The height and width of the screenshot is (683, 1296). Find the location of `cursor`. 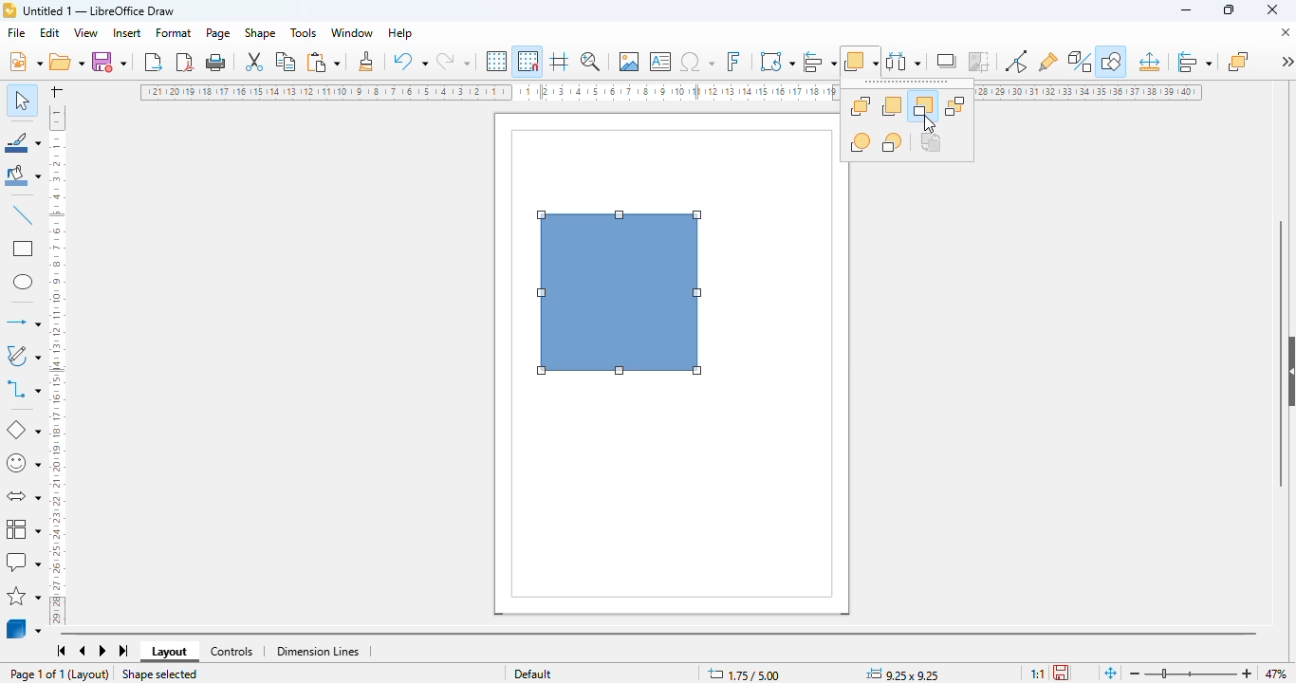

cursor is located at coordinates (929, 123).